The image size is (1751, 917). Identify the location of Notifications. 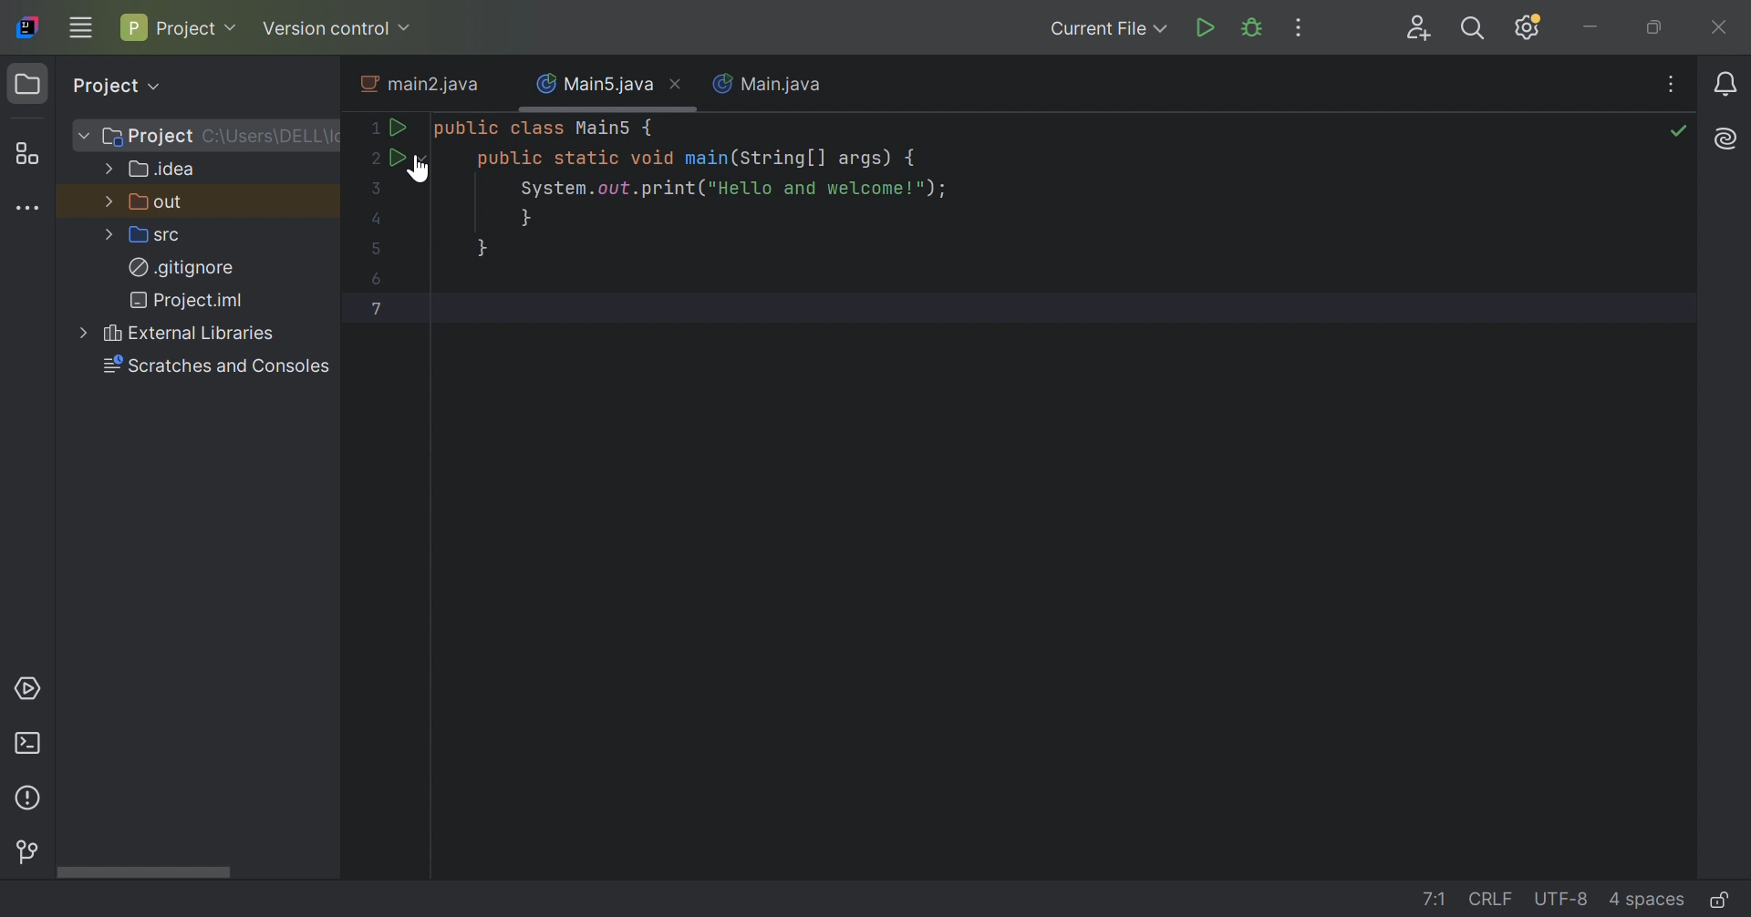
(1728, 84).